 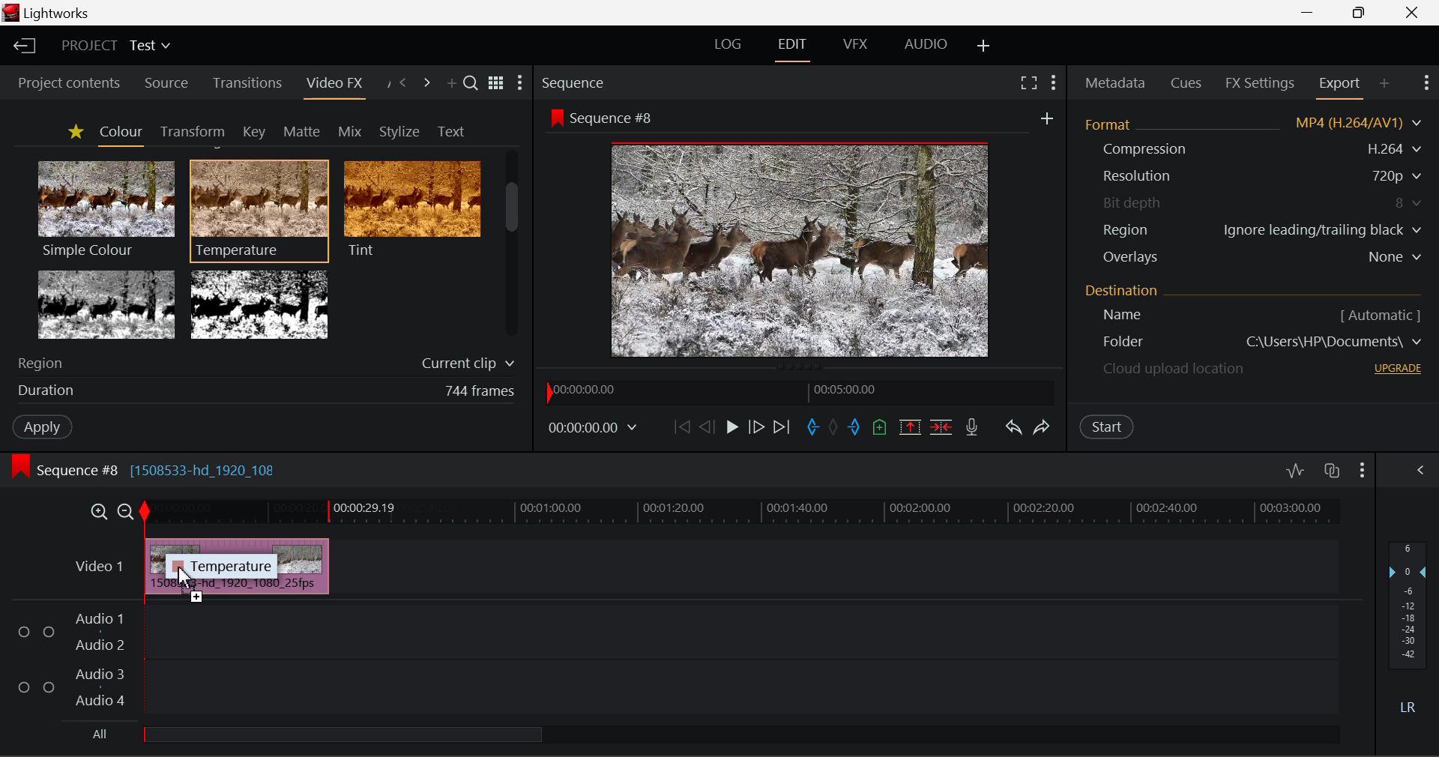 What do you see at coordinates (498, 84) in the screenshot?
I see `Toggle between title and list view` at bounding box center [498, 84].